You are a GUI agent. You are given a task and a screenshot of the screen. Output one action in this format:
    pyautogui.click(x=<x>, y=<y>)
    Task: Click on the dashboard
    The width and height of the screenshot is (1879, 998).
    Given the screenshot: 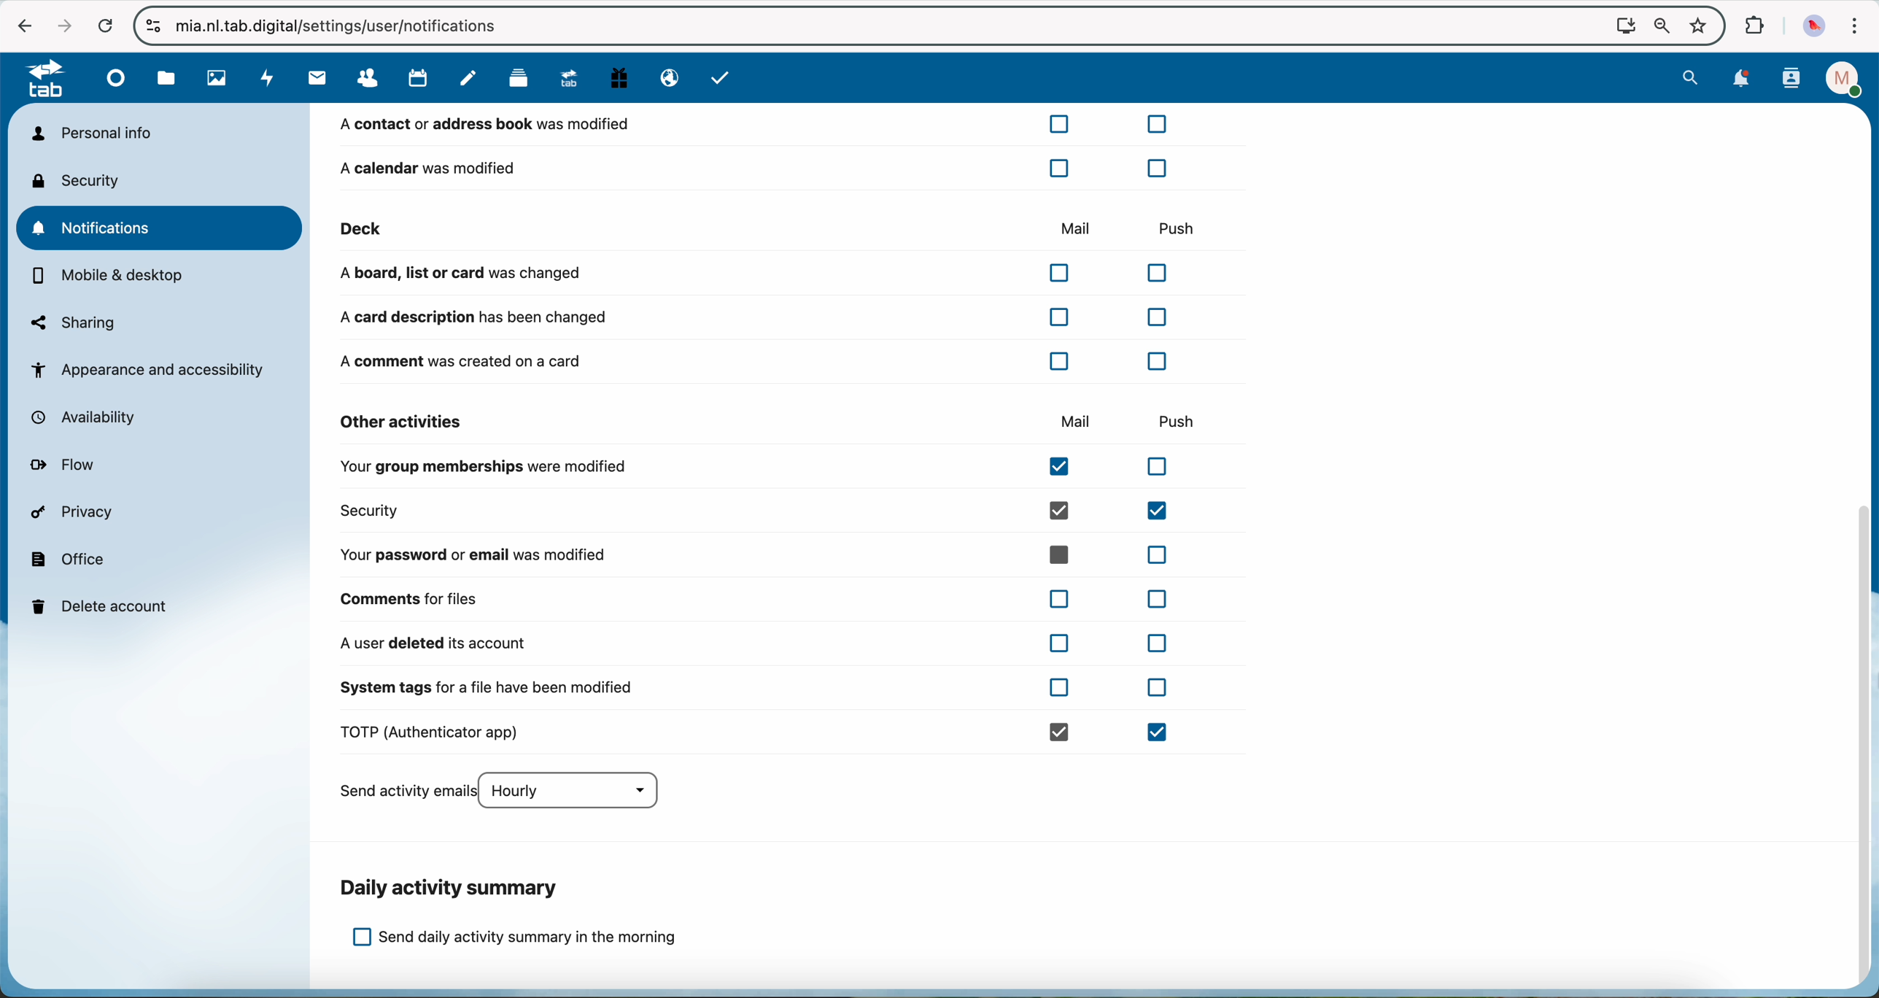 What is the action you would take?
    pyautogui.click(x=117, y=83)
    